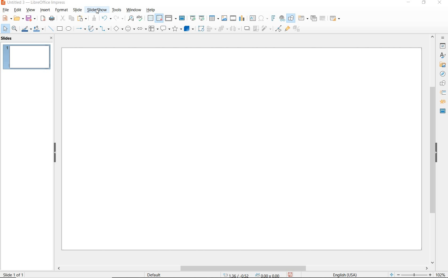 The width and height of the screenshot is (448, 278). Describe the element at coordinates (38, 29) in the screenshot. I see `FILL COLOR` at that location.